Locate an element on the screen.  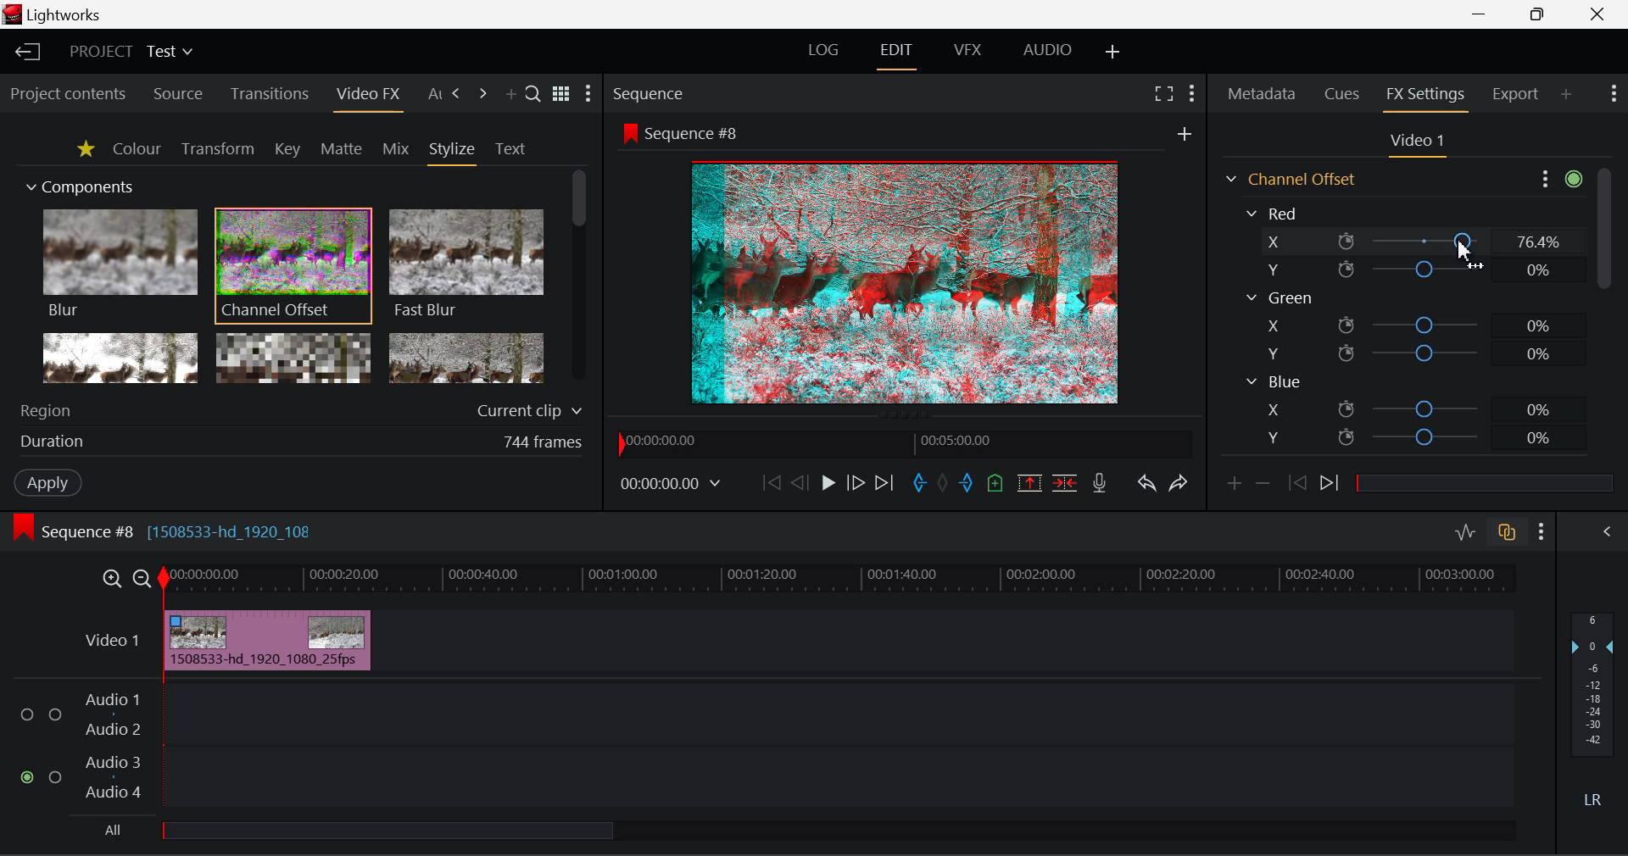
Frame Time is located at coordinates (671, 486).